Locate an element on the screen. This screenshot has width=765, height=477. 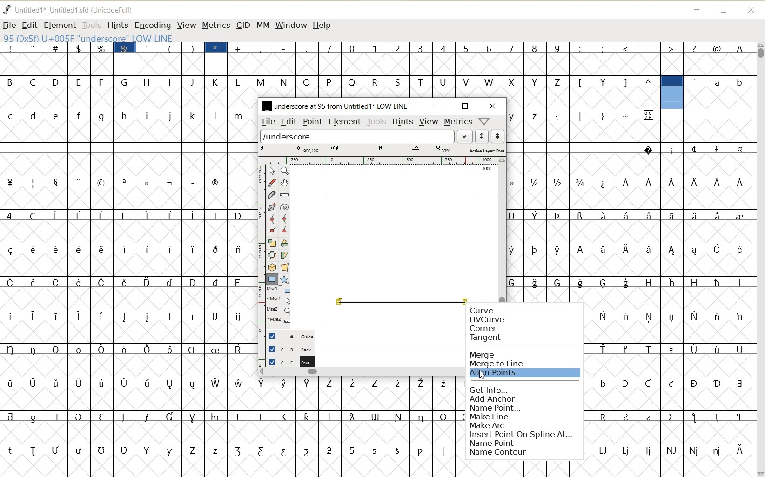
TOOLS is located at coordinates (377, 122).